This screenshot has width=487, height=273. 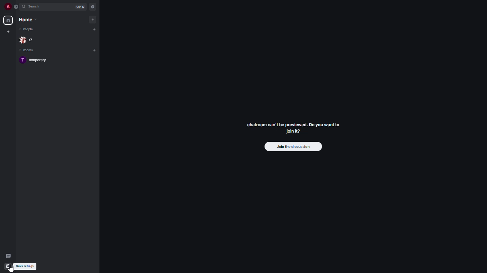 What do you see at coordinates (28, 20) in the screenshot?
I see `home` at bounding box center [28, 20].